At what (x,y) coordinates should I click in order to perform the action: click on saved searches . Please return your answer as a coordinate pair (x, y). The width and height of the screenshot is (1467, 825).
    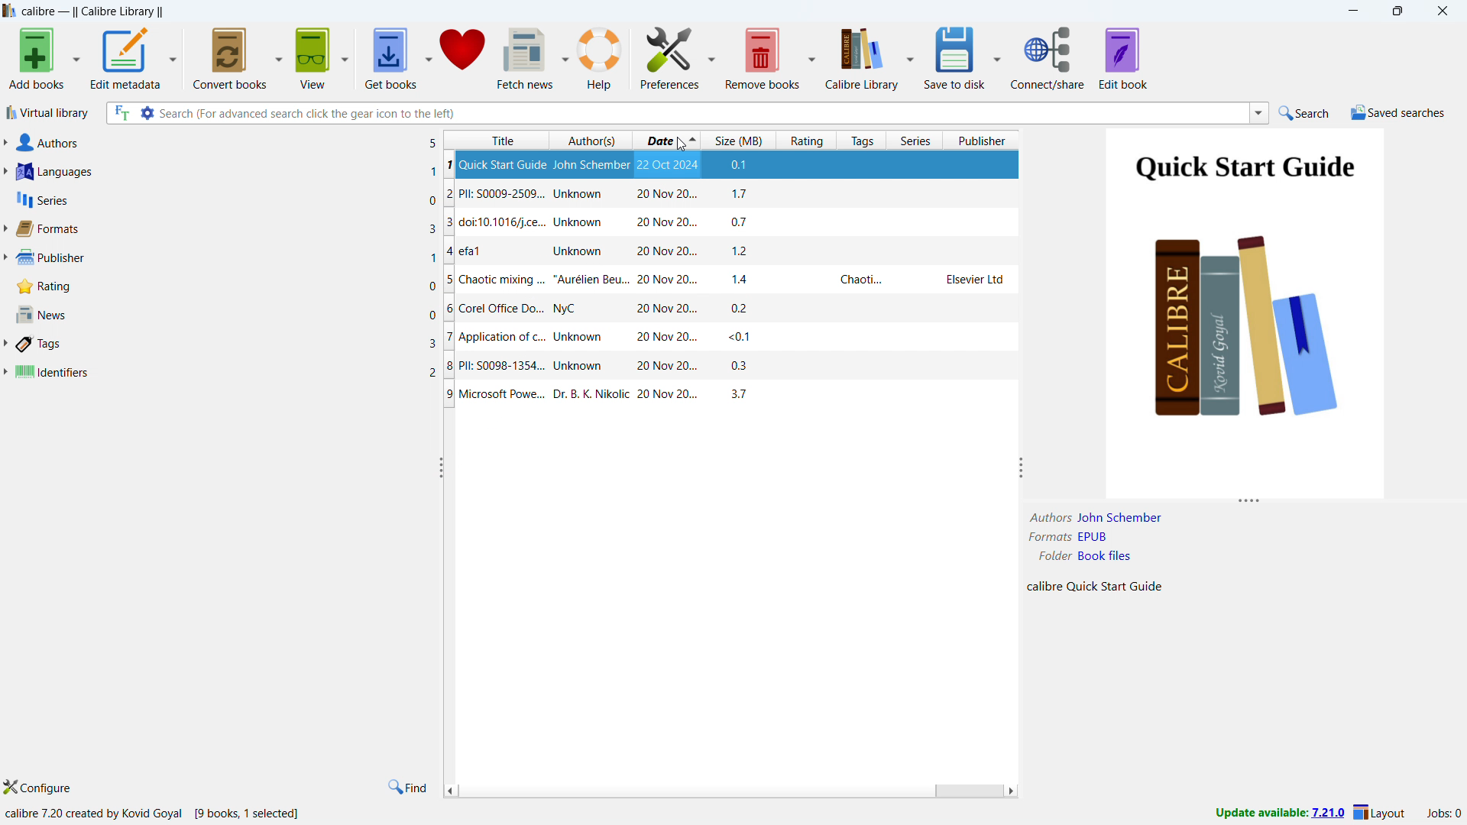
    Looking at the image, I should click on (1400, 112).